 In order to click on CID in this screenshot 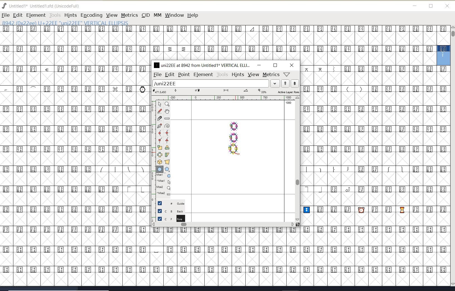, I will do `click(145, 15)`.